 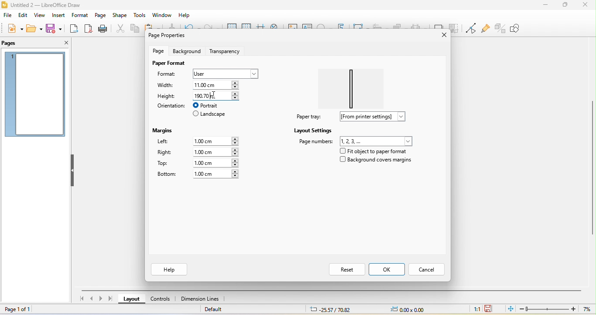 What do you see at coordinates (376, 117) in the screenshot?
I see `from printer settings` at bounding box center [376, 117].